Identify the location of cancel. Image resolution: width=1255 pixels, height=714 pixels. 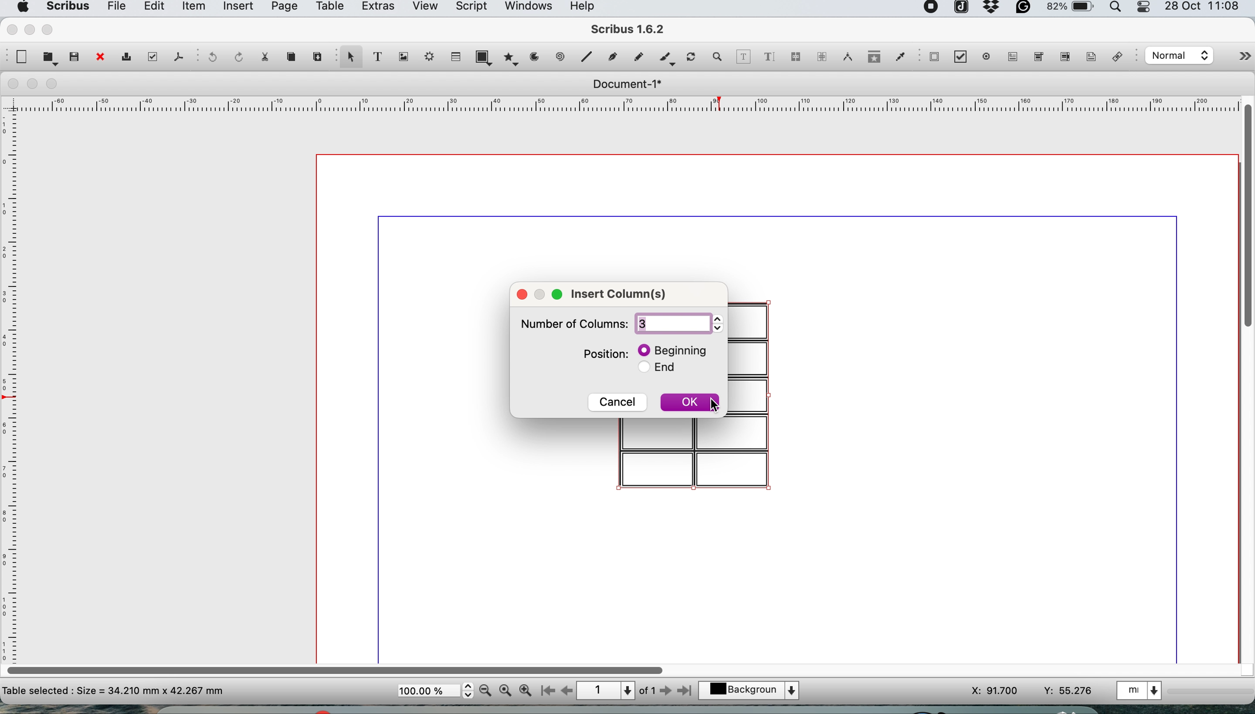
(617, 401).